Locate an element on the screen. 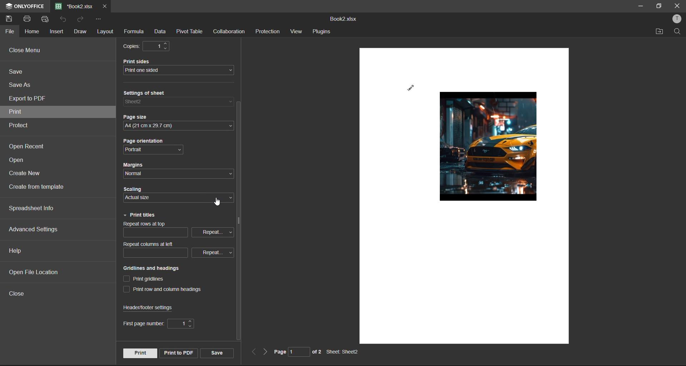  print row and column headings is located at coordinates (166, 290).